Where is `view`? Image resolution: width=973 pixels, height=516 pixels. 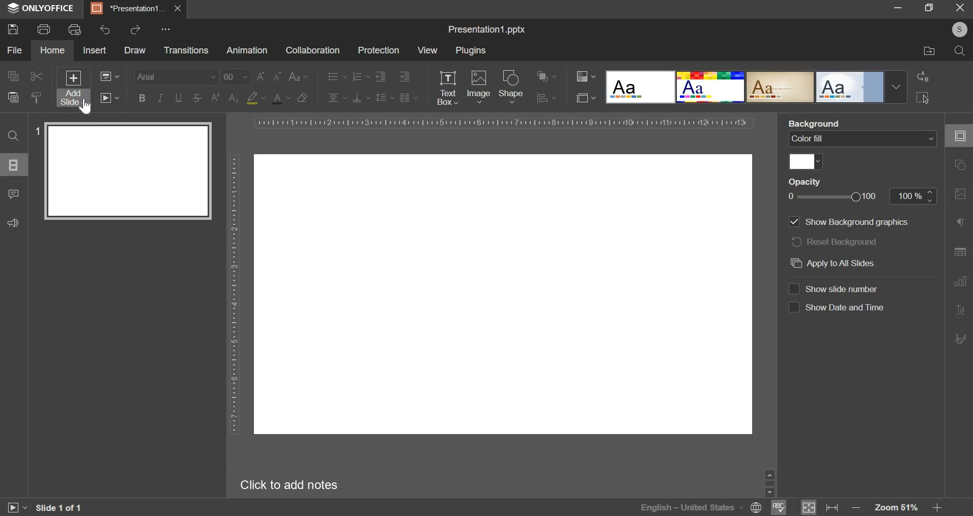 view is located at coordinates (427, 50).